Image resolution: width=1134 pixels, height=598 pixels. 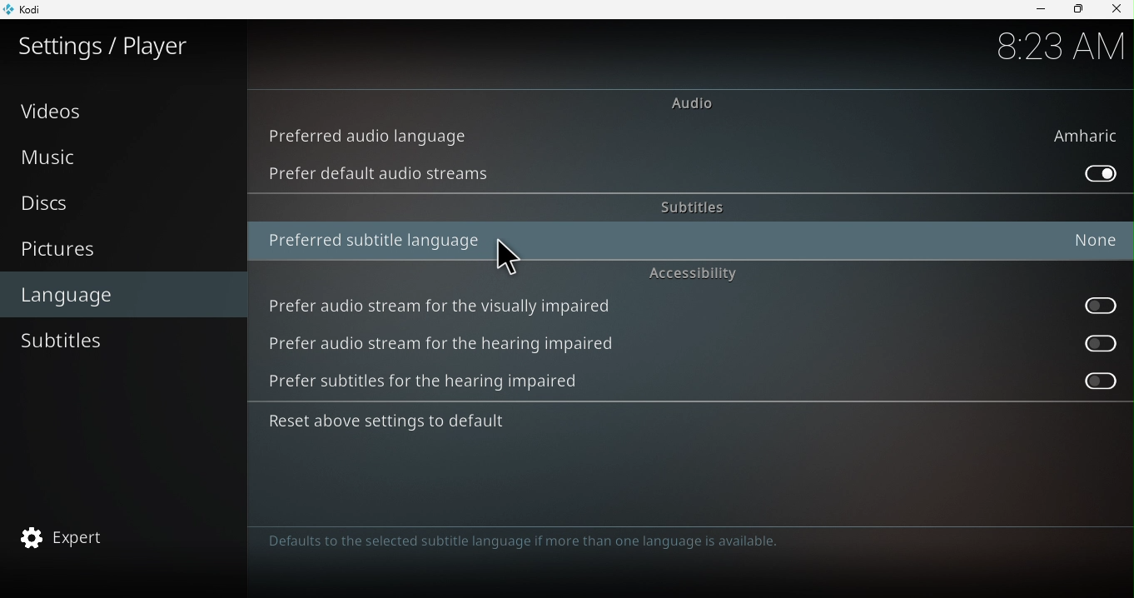 I want to click on Preferred subtitle language : None, so click(x=686, y=240).